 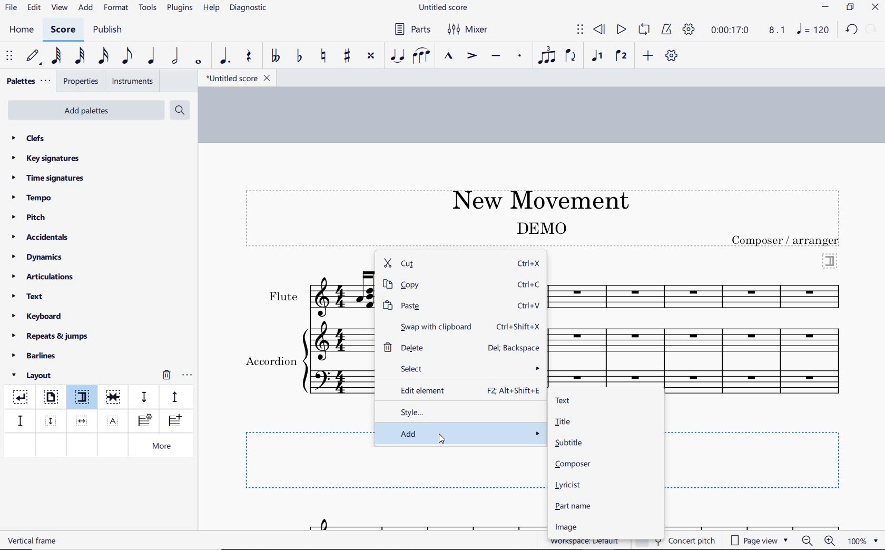 I want to click on insert horizontal, so click(x=82, y=421).